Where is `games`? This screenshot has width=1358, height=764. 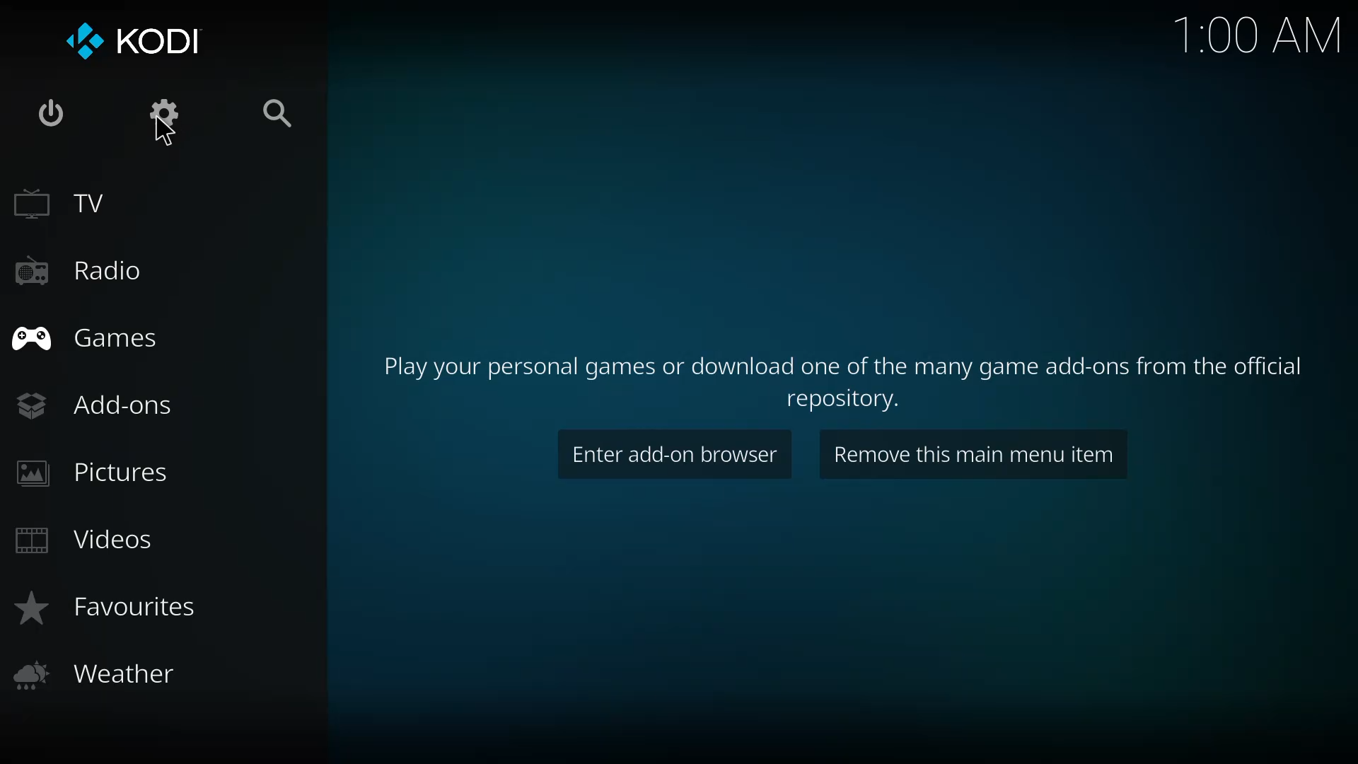
games is located at coordinates (91, 337).